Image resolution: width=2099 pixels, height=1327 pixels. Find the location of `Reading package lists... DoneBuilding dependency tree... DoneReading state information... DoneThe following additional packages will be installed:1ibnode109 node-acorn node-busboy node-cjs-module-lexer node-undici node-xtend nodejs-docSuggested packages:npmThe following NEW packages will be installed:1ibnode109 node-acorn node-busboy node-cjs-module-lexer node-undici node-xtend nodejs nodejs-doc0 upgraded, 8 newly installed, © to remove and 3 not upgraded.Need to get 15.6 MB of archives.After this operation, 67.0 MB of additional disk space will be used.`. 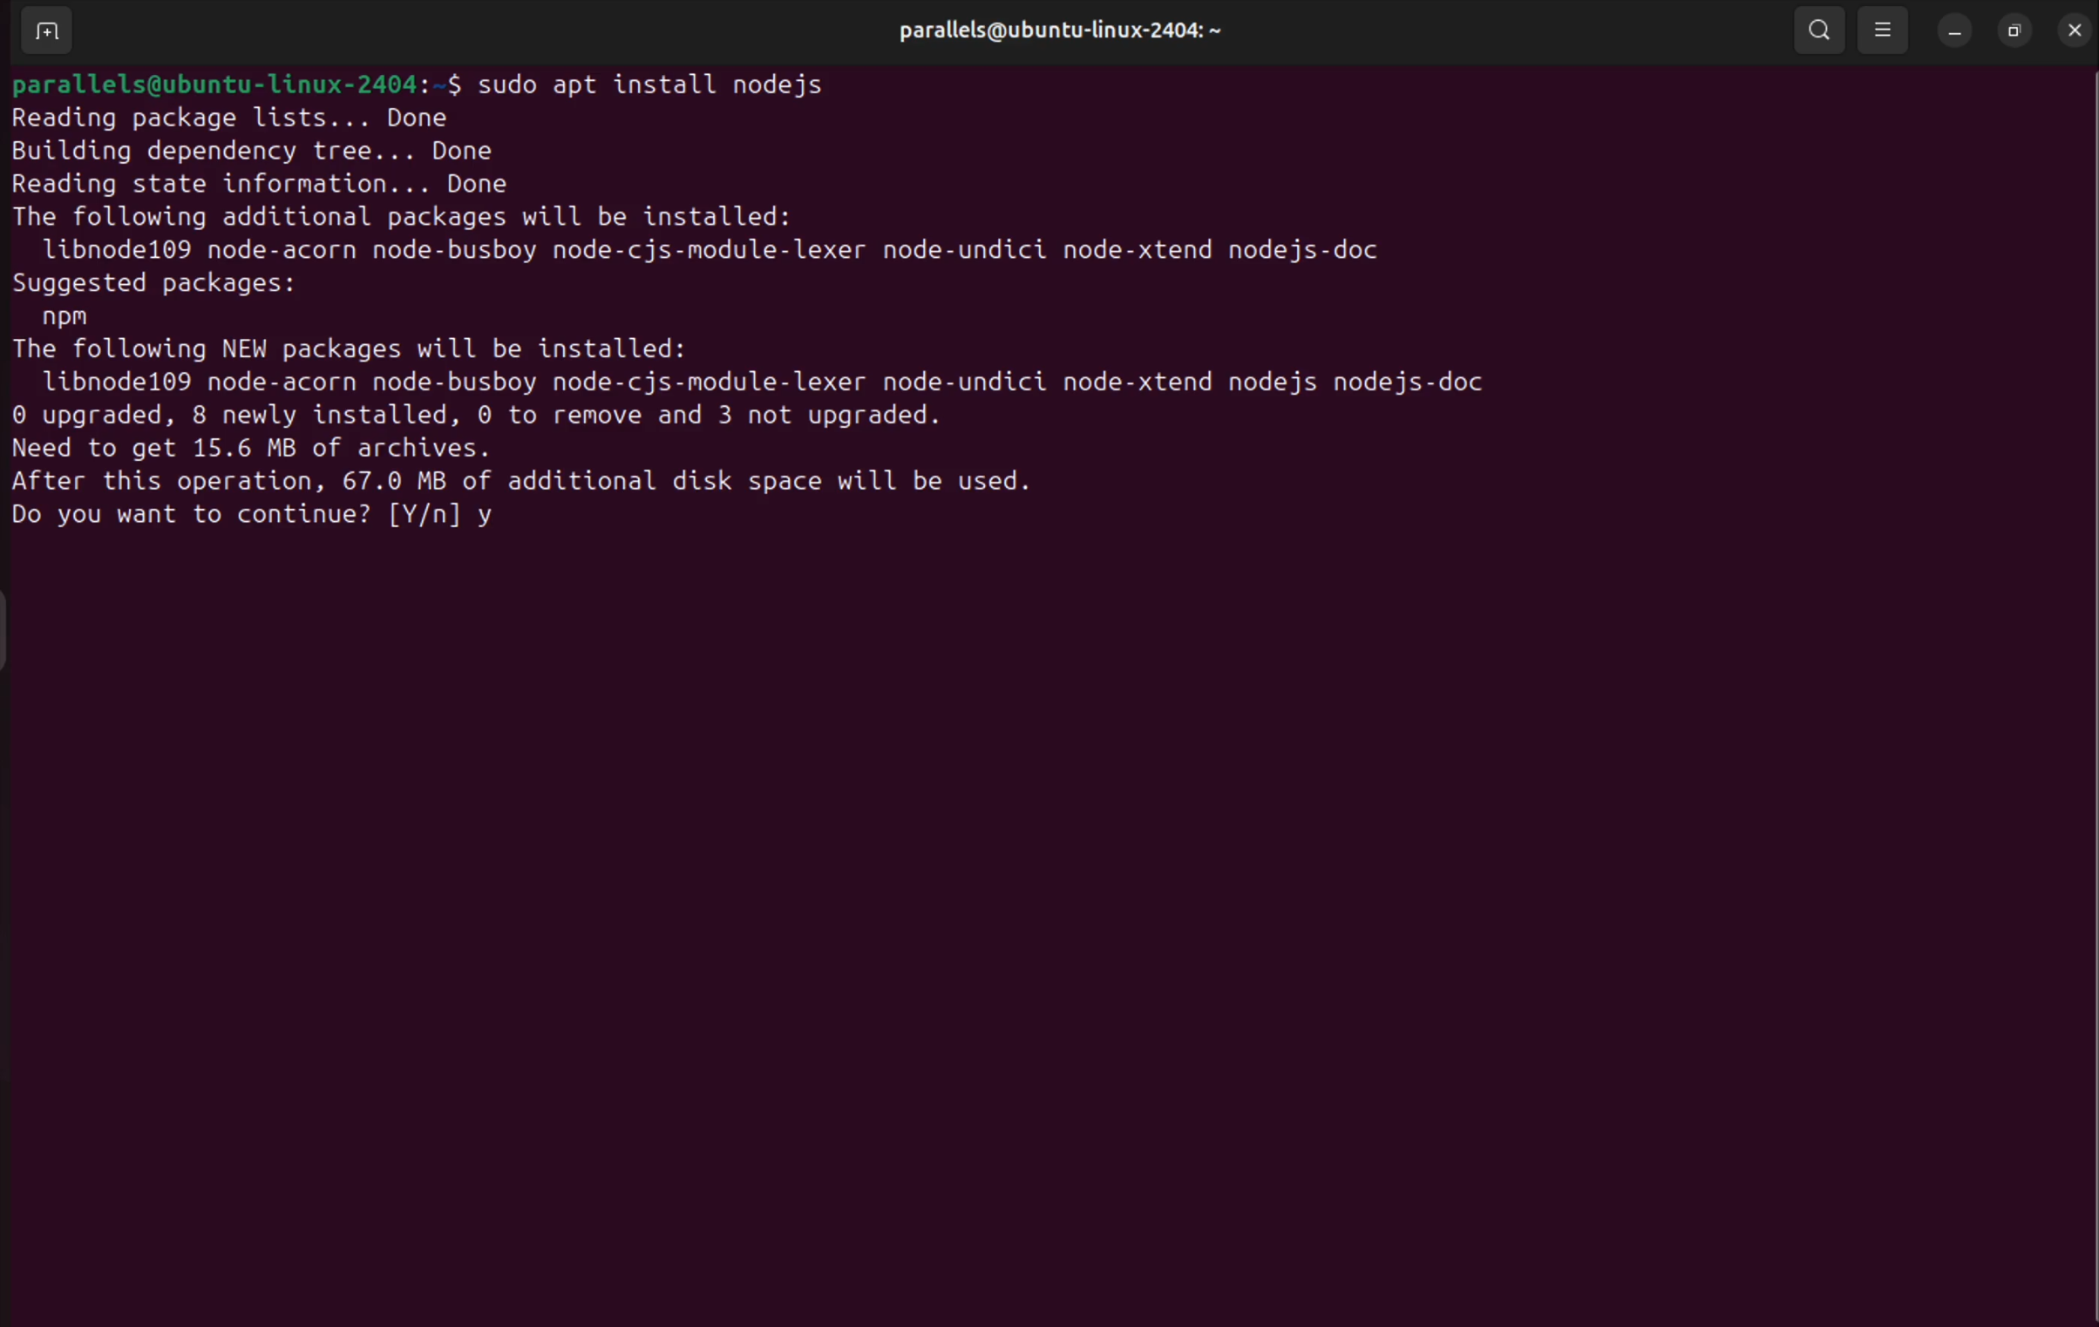

Reading package lists... DoneBuilding dependency tree... DoneReading state information... DoneThe following additional packages will be installed:1ibnode109 node-acorn node-busboy node-cjs-module-lexer node-undici node-xtend nodejs-docSuggested packages:npmThe following NEW packages will be installed:1ibnode109 node-acorn node-busboy node-cjs-module-lexer node-undici node-xtend nodejs nodejs-doc0 upgraded, 8 newly installed, © to remove and 3 not upgraded.Need to get 15.6 MB of archives.After this operation, 67.0 MB of additional disk space will be used. is located at coordinates (799, 298).